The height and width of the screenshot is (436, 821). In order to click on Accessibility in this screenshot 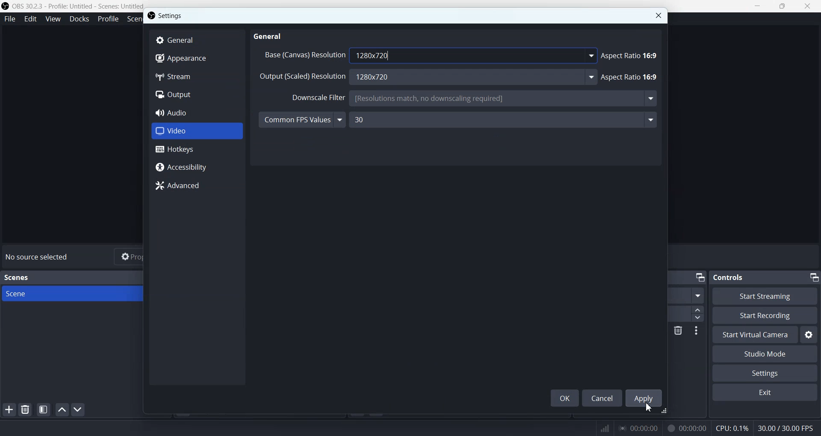, I will do `click(198, 167)`.